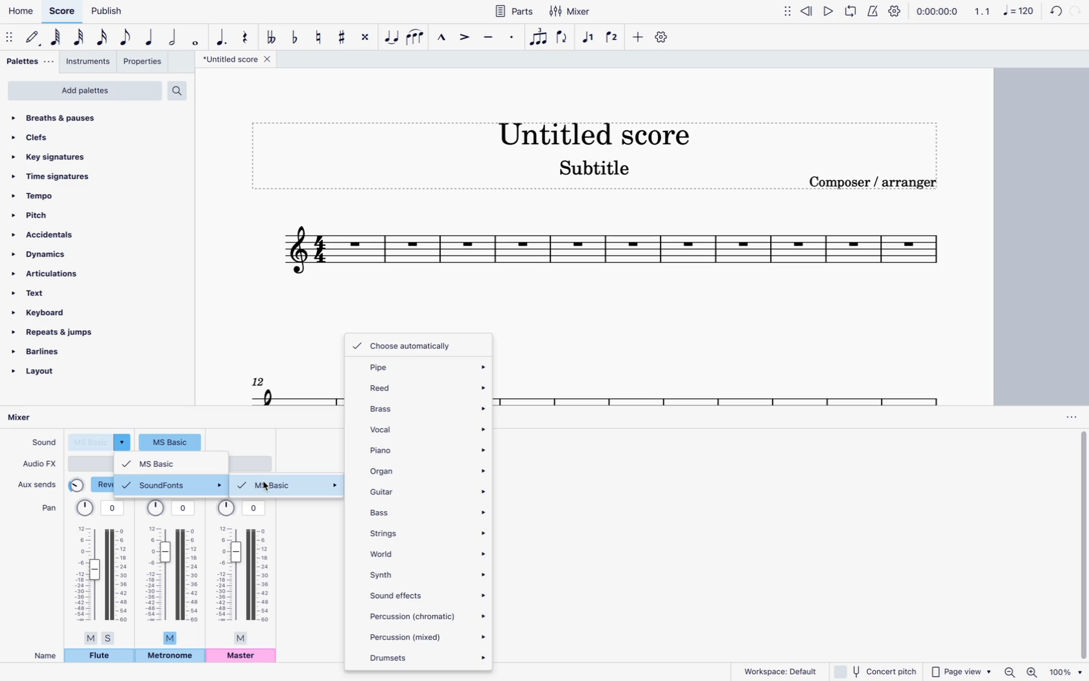 The width and height of the screenshot is (1089, 681). Describe the element at coordinates (1076, 12) in the screenshot. I see `forward` at that location.